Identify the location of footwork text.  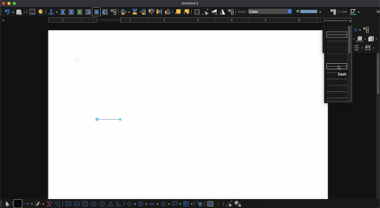
(220, 204).